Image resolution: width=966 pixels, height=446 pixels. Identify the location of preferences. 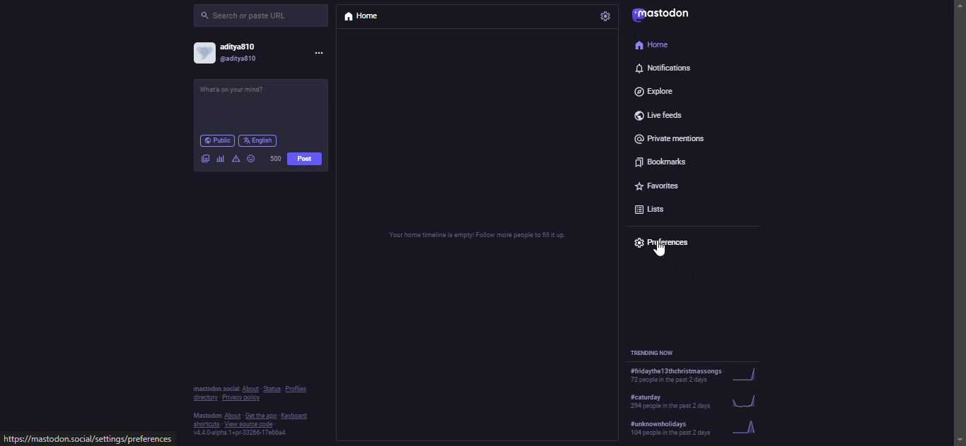
(663, 242).